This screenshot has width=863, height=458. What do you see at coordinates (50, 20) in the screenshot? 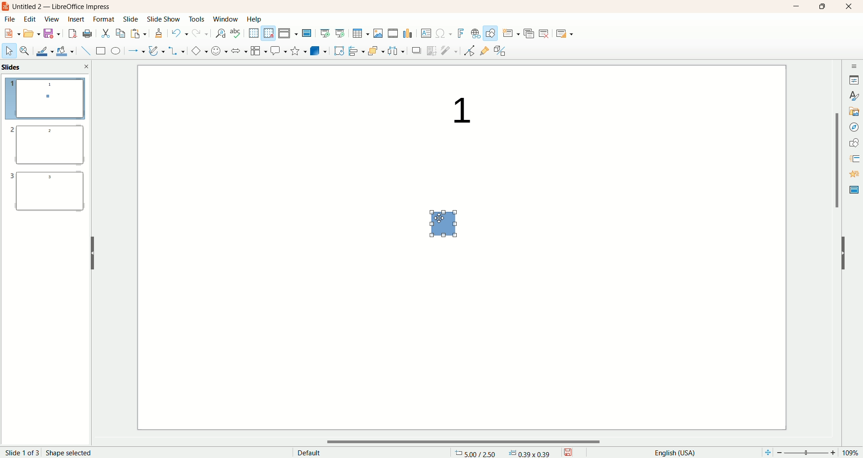
I see `view` at bounding box center [50, 20].